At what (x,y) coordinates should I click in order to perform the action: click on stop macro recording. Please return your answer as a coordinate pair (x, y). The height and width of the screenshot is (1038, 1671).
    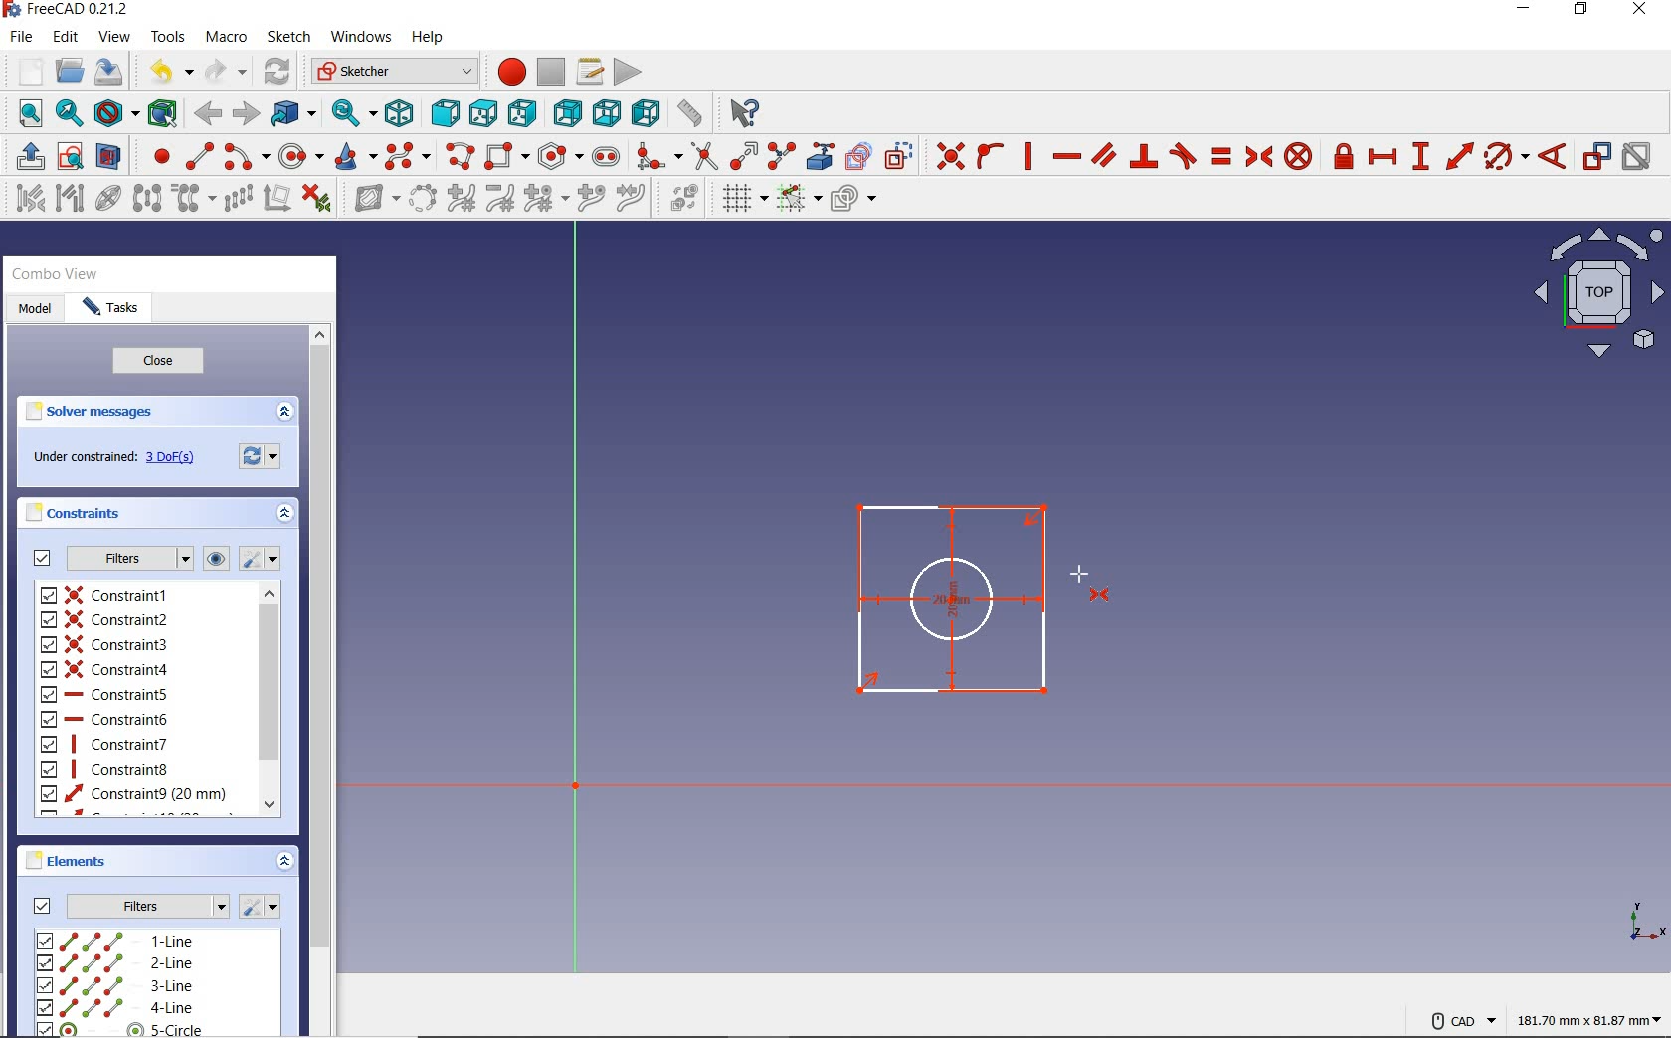
    Looking at the image, I should click on (552, 71).